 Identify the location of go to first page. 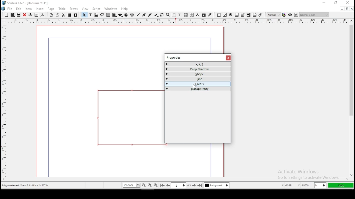
(162, 185).